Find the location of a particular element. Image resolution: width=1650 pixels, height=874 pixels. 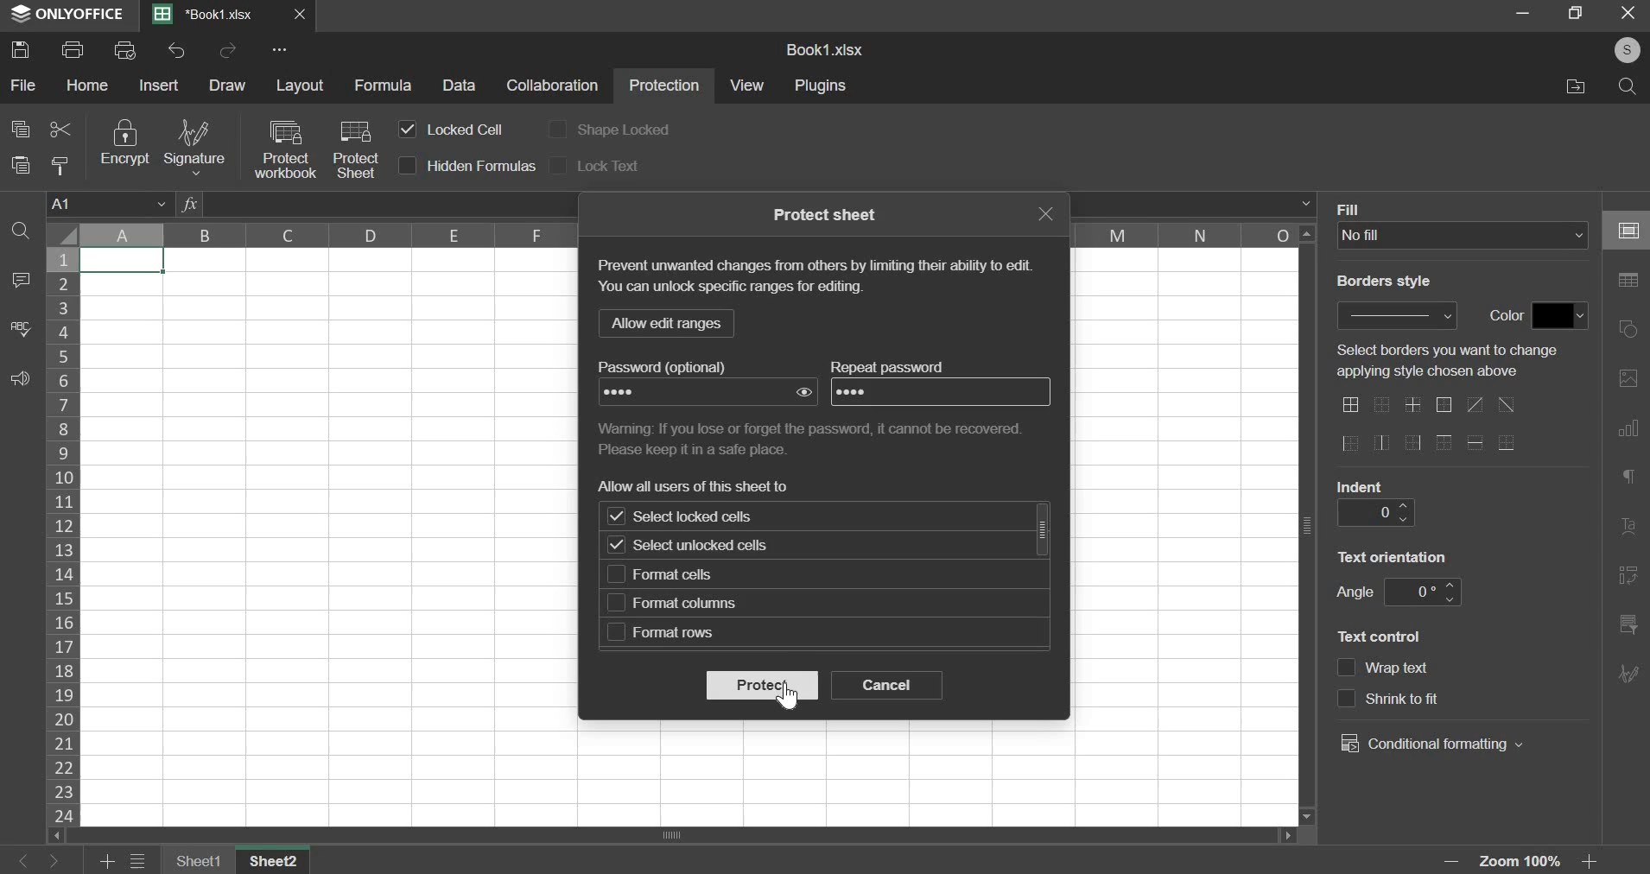

checkbox is located at coordinates (1346, 699).